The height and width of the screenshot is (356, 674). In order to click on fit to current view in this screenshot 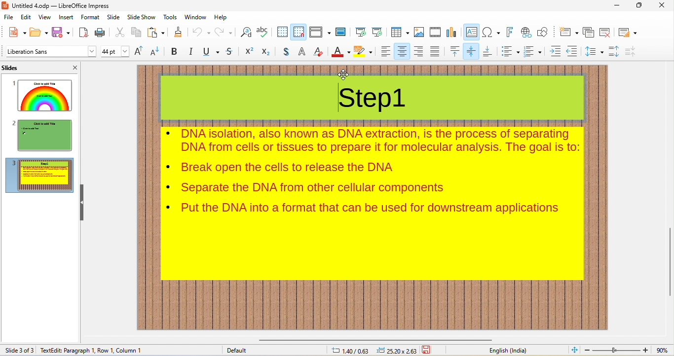, I will do `click(575, 349)`.